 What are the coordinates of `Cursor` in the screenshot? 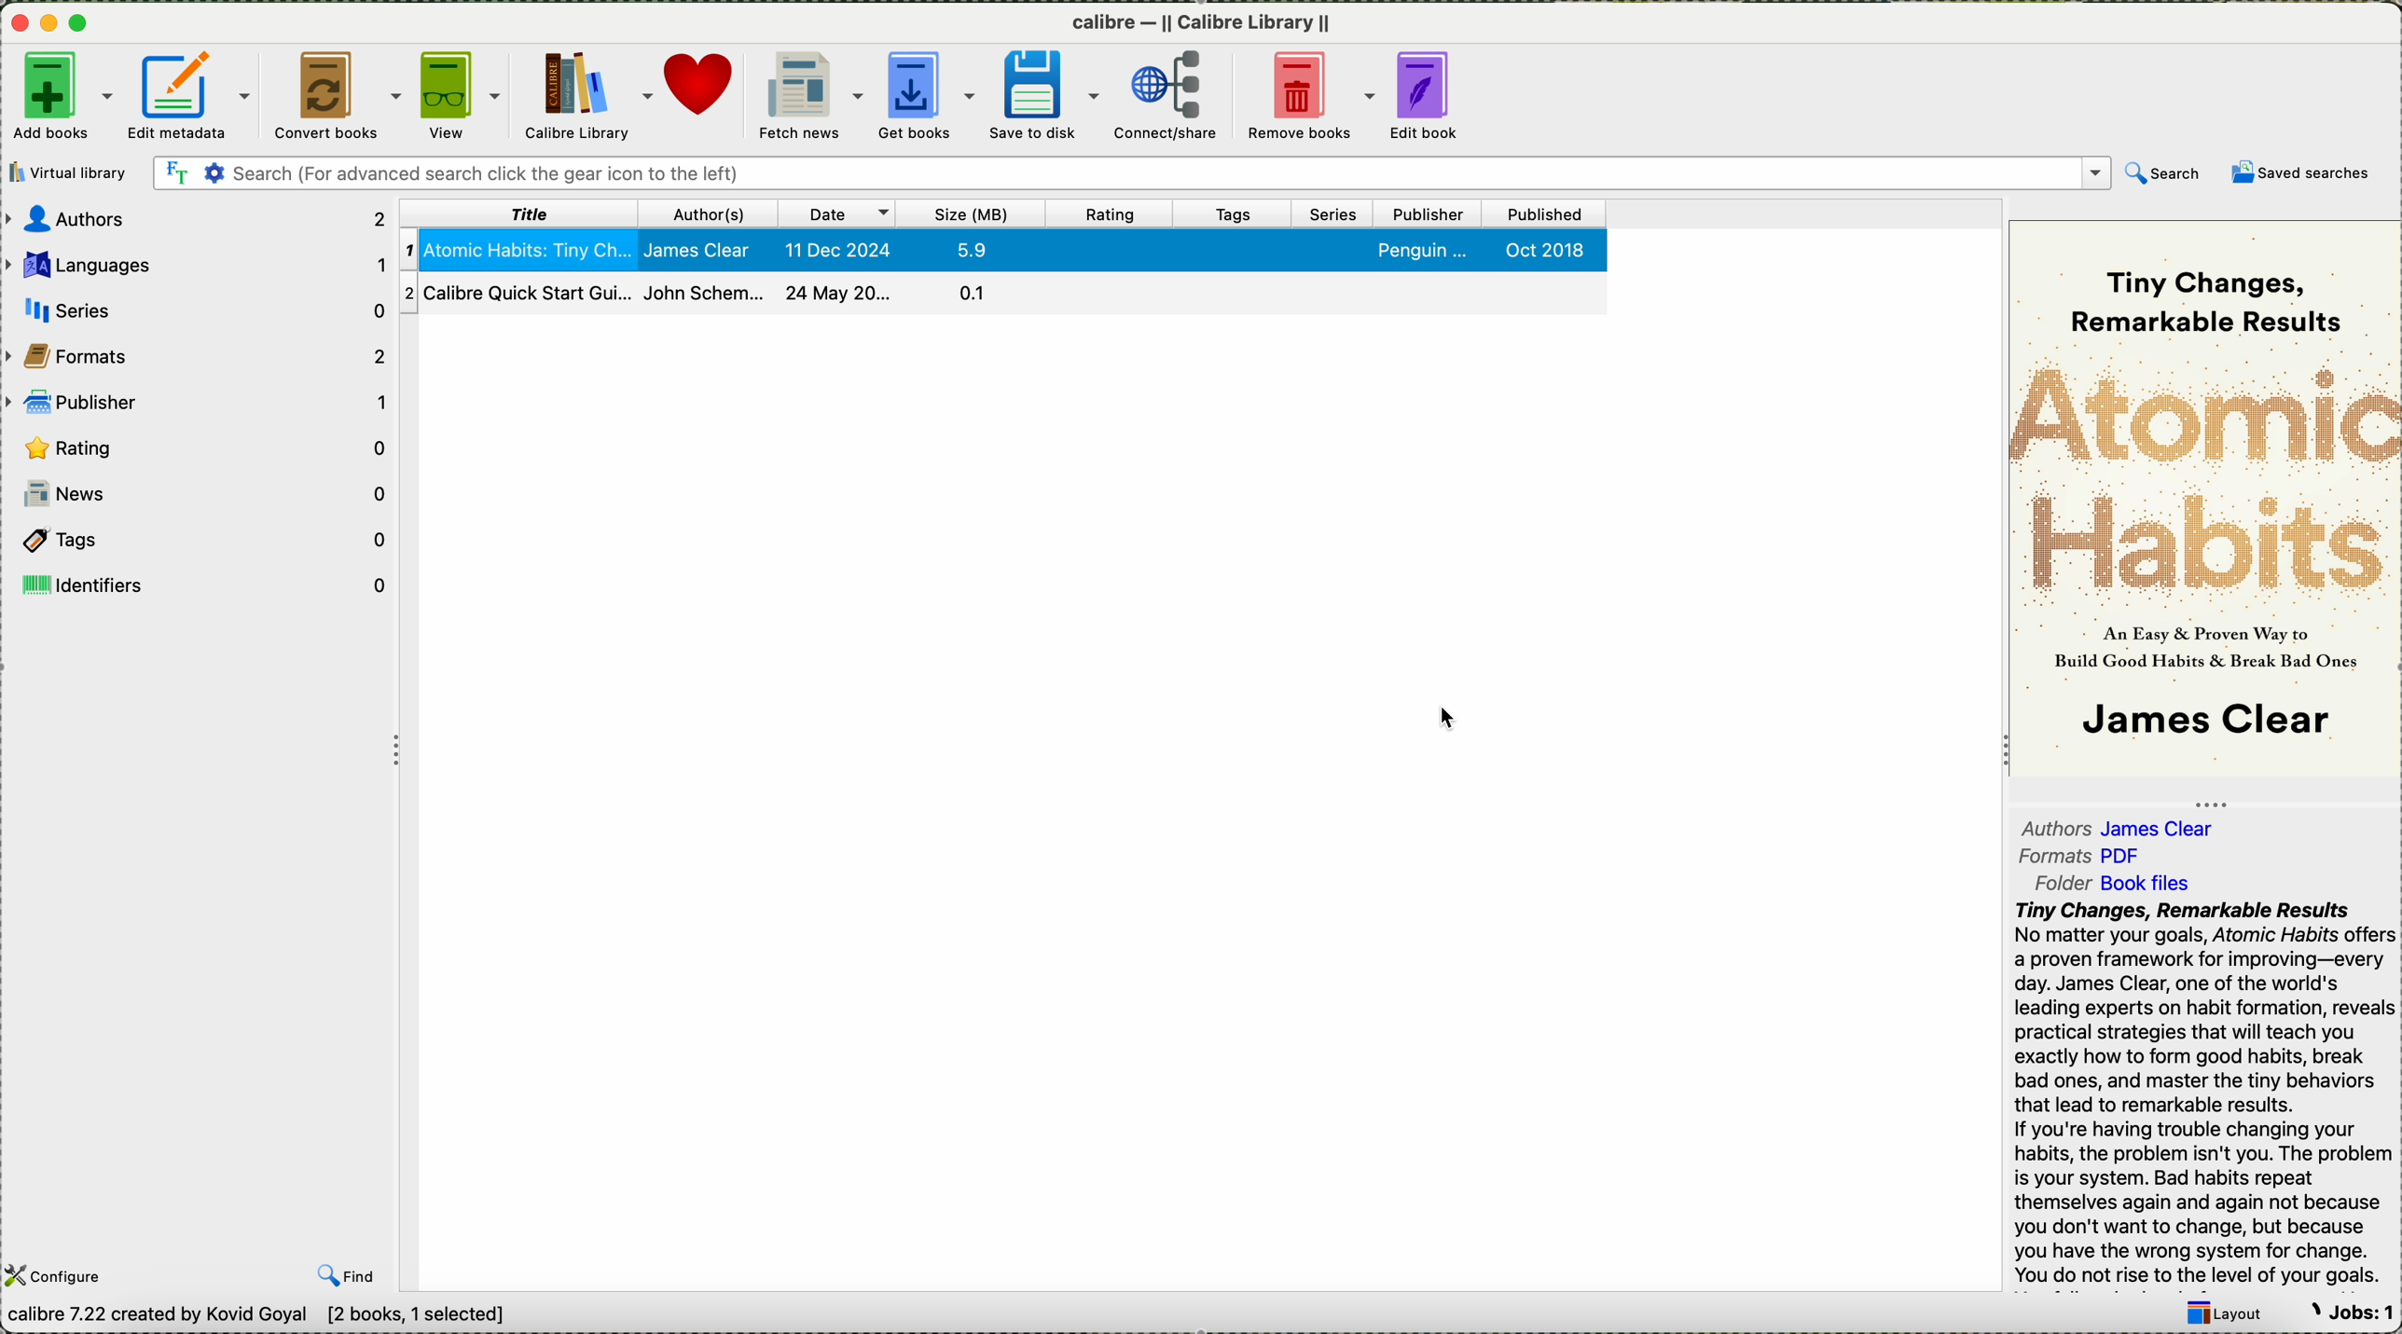 It's located at (1456, 725).